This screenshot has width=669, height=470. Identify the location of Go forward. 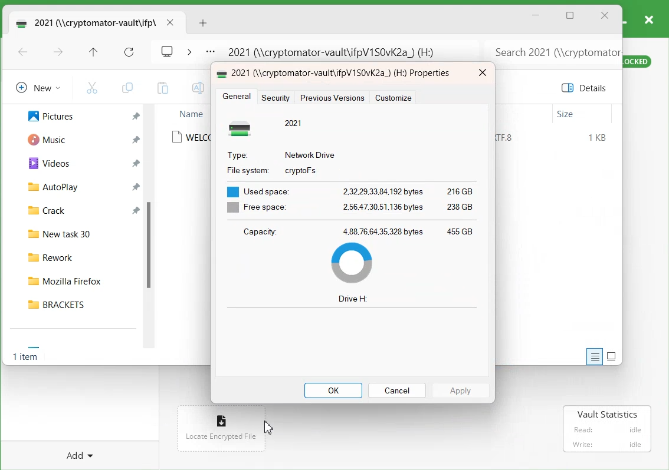
(58, 53).